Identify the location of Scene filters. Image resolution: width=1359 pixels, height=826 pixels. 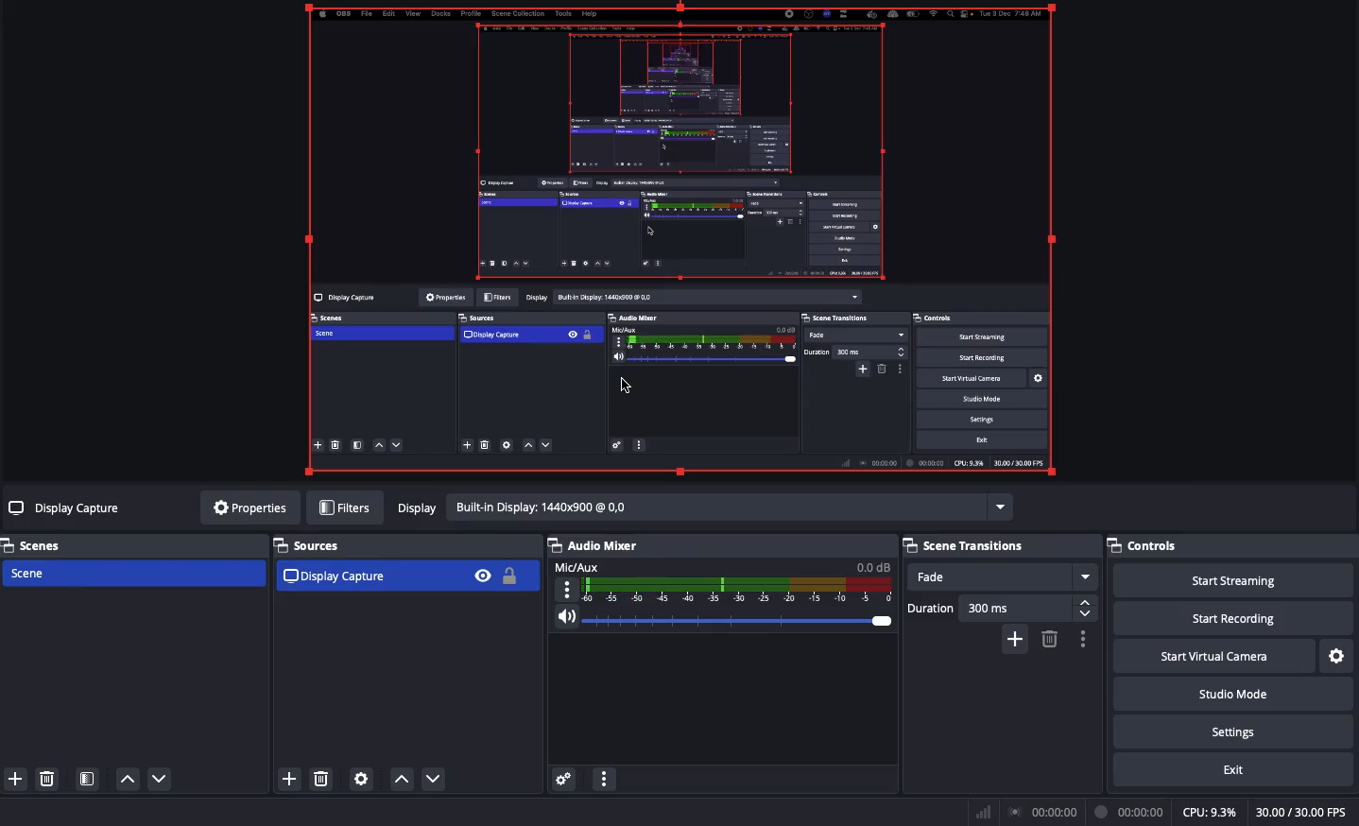
(87, 778).